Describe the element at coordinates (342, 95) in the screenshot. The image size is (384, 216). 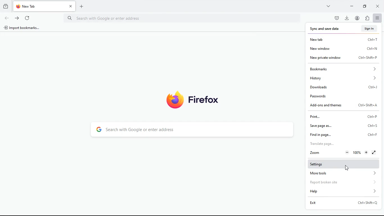
I see `passwords` at that location.